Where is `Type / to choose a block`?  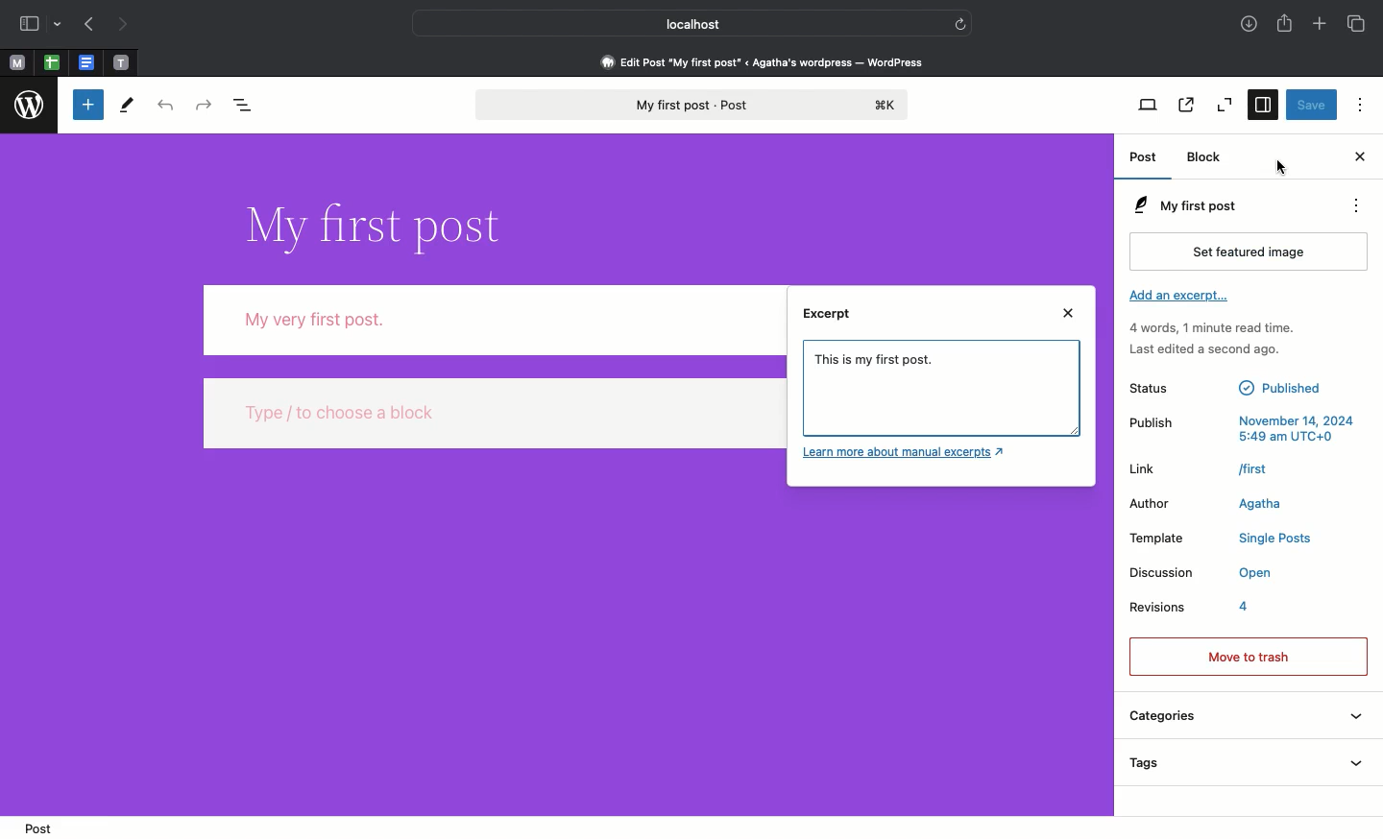
Type / to choose a block is located at coordinates (490, 414).